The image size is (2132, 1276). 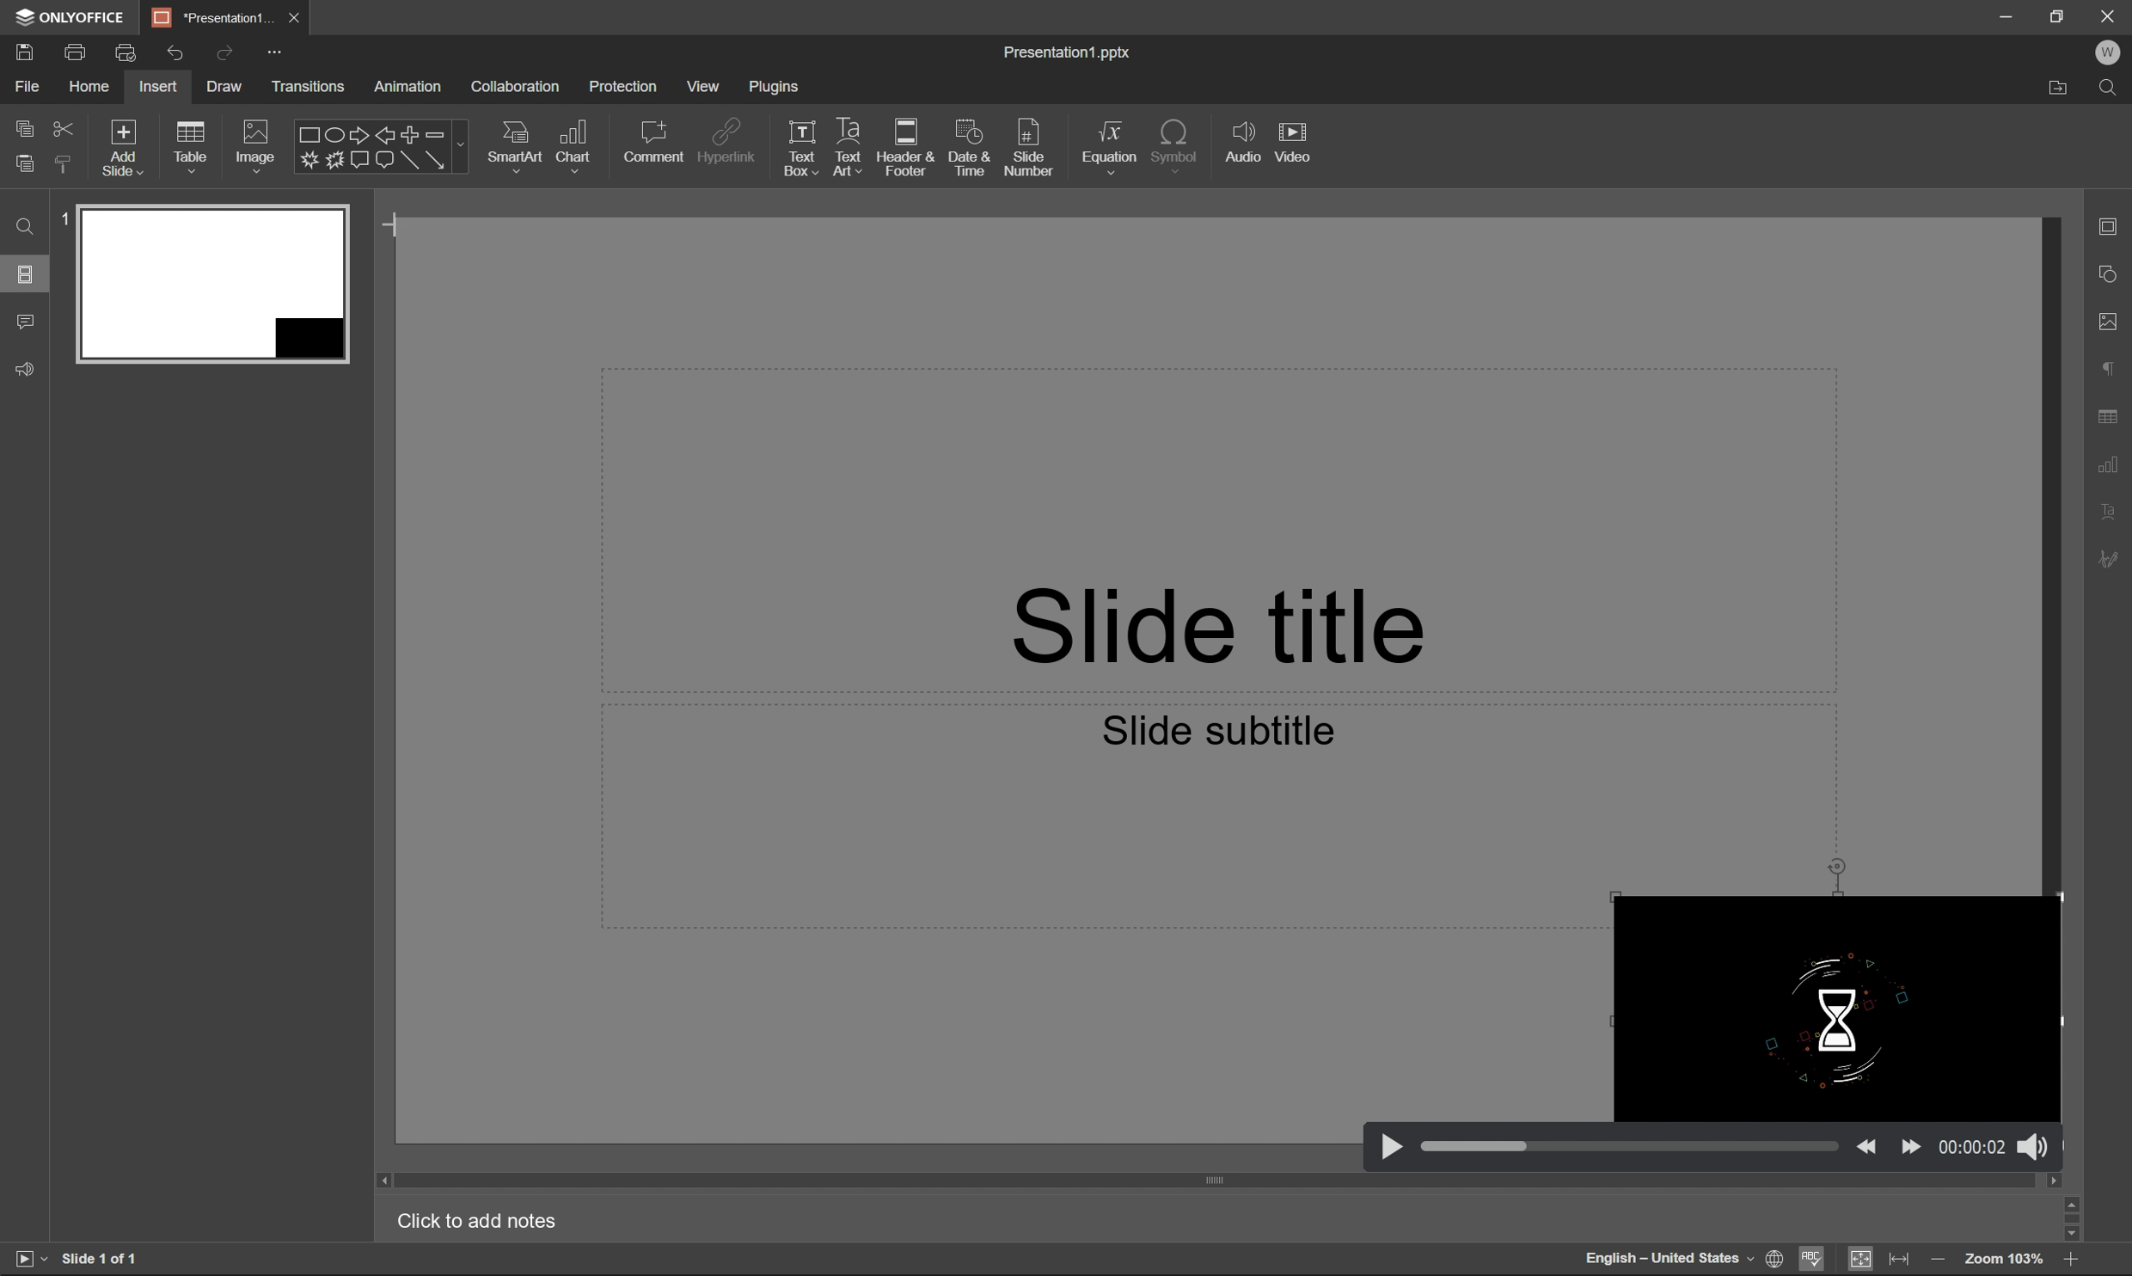 What do you see at coordinates (2112, 559) in the screenshot?
I see `signature settings` at bounding box center [2112, 559].